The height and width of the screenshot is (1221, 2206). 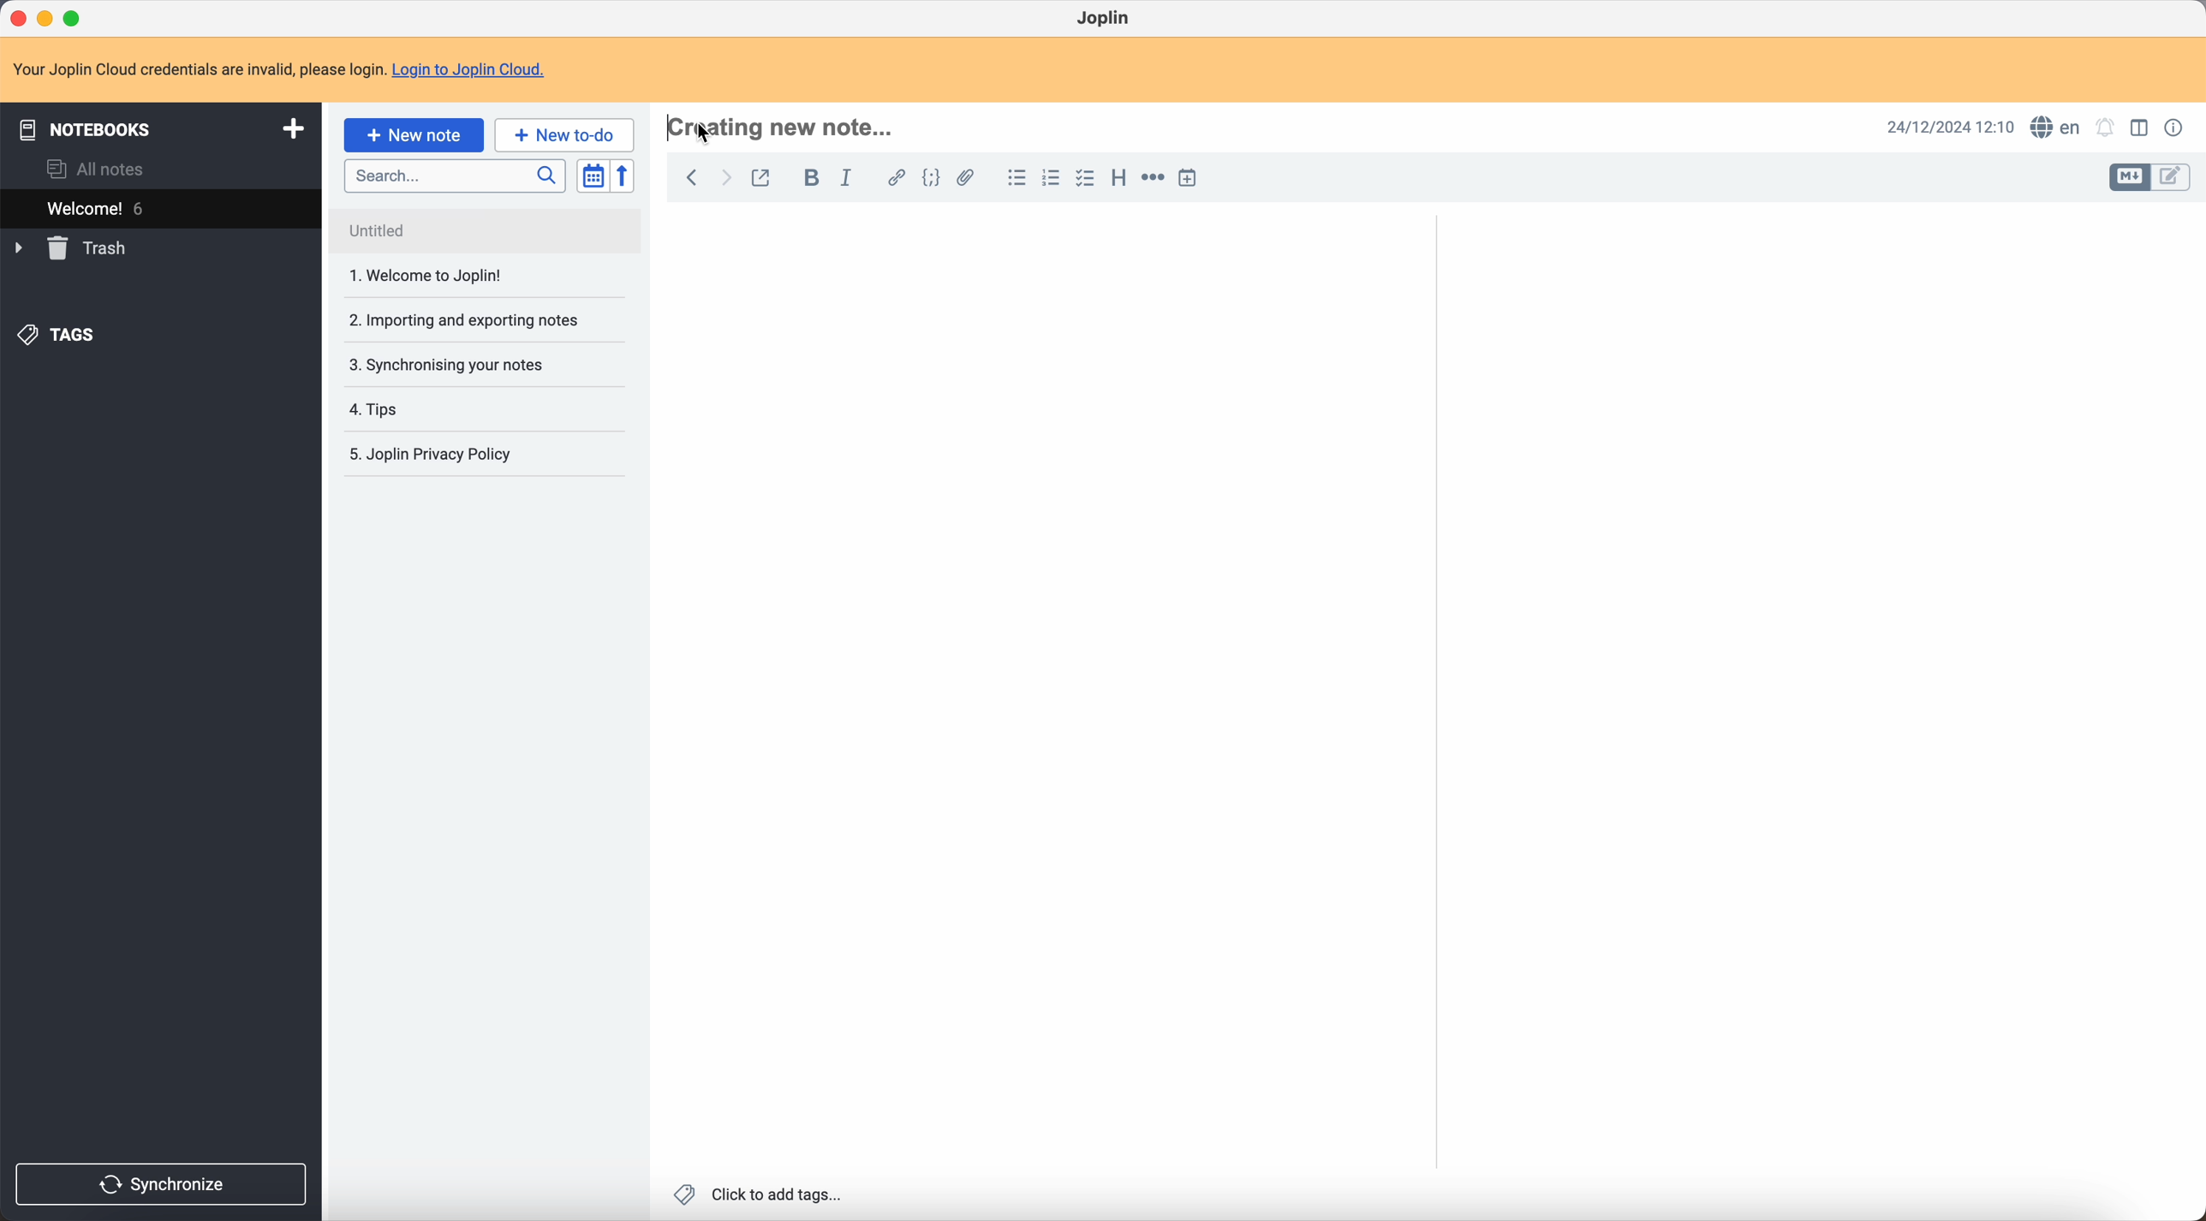 What do you see at coordinates (1015, 177) in the screenshot?
I see `bulleted list` at bounding box center [1015, 177].